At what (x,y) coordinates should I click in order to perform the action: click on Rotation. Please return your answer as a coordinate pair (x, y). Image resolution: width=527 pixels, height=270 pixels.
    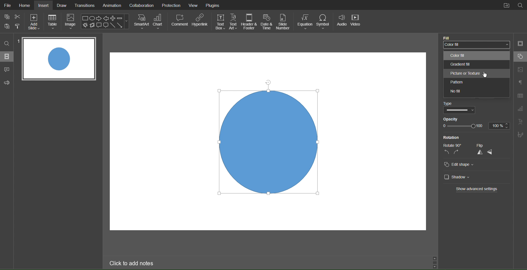
    Looking at the image, I should click on (452, 137).